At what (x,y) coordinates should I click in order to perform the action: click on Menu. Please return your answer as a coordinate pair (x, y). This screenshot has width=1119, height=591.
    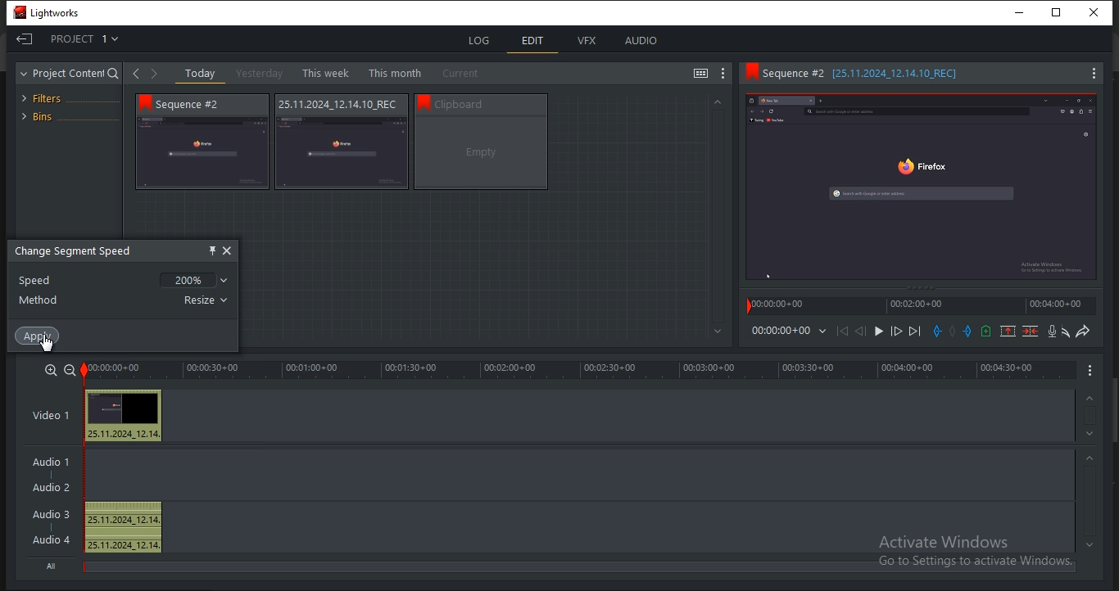
    Looking at the image, I should click on (1091, 371).